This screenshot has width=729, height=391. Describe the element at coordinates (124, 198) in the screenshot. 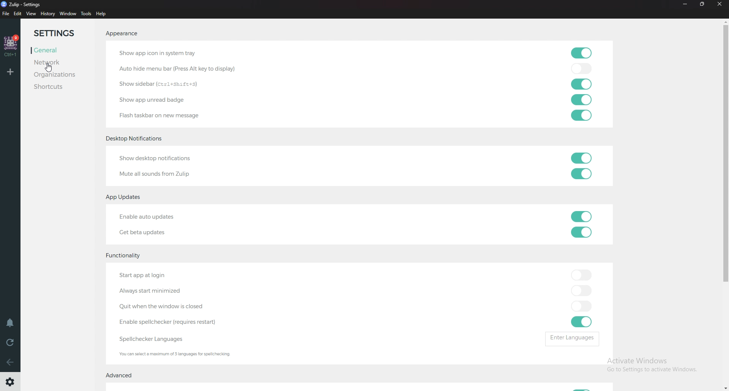

I see `App updates` at that location.